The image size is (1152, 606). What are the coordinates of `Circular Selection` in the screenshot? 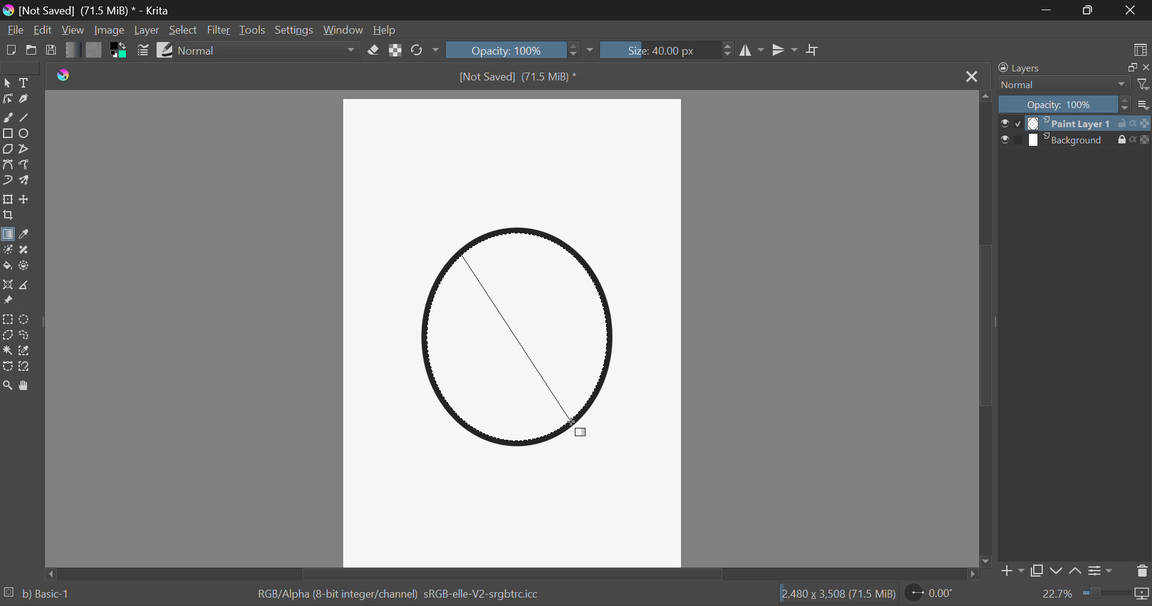 It's located at (27, 318).